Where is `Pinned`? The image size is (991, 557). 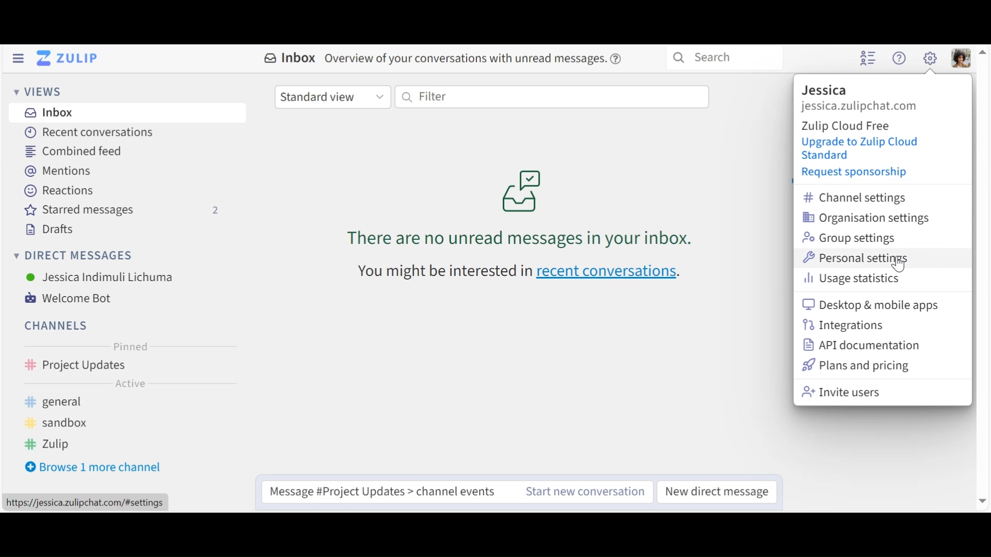
Pinned is located at coordinates (125, 346).